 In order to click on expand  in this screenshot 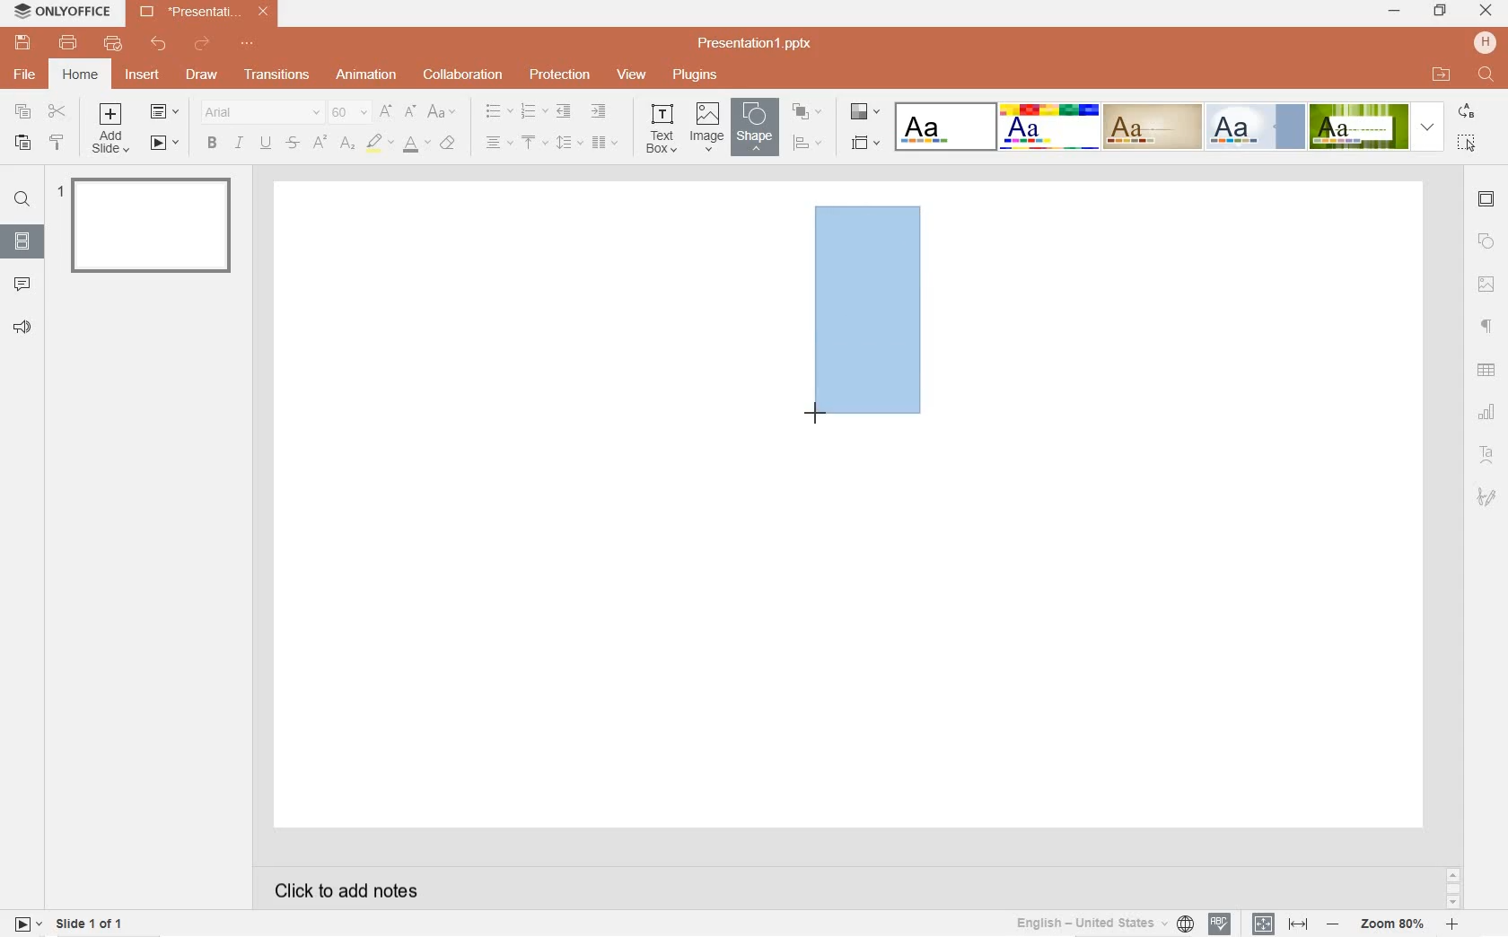, I will do `click(1427, 127)`.